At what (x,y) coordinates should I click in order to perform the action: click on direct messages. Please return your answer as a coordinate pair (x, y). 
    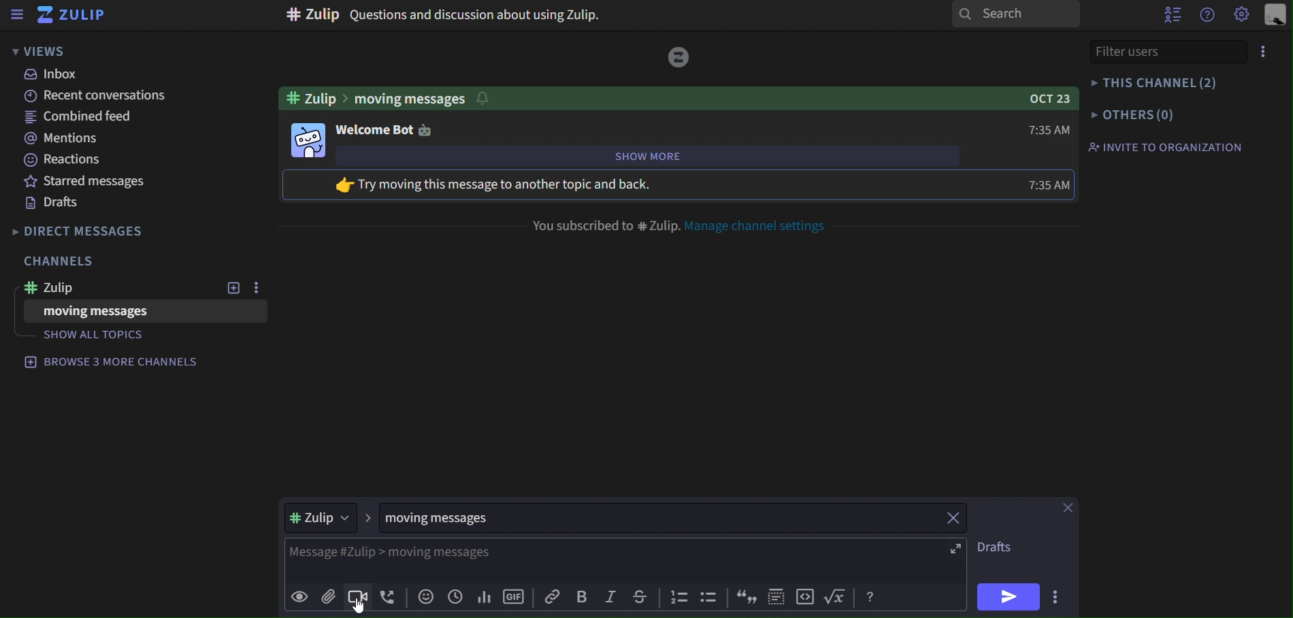
    Looking at the image, I should click on (87, 233).